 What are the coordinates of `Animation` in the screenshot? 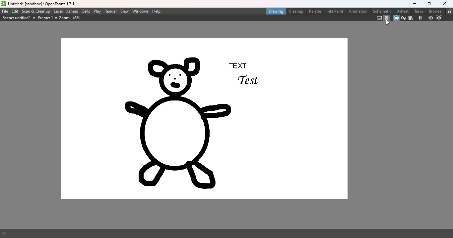 It's located at (357, 11).